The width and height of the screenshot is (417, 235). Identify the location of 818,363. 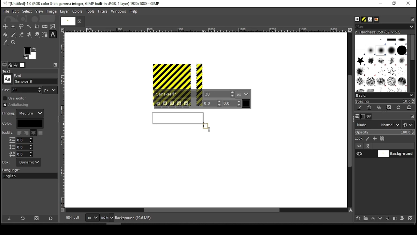
(72, 218).